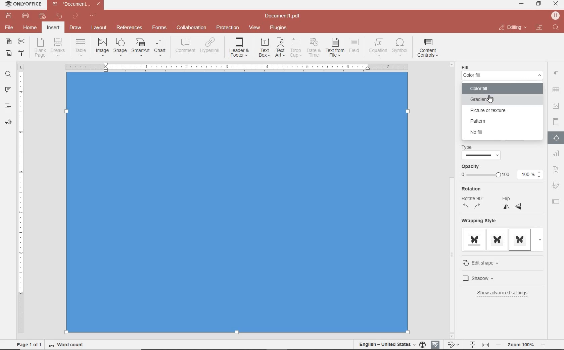  I want to click on find, so click(557, 28).